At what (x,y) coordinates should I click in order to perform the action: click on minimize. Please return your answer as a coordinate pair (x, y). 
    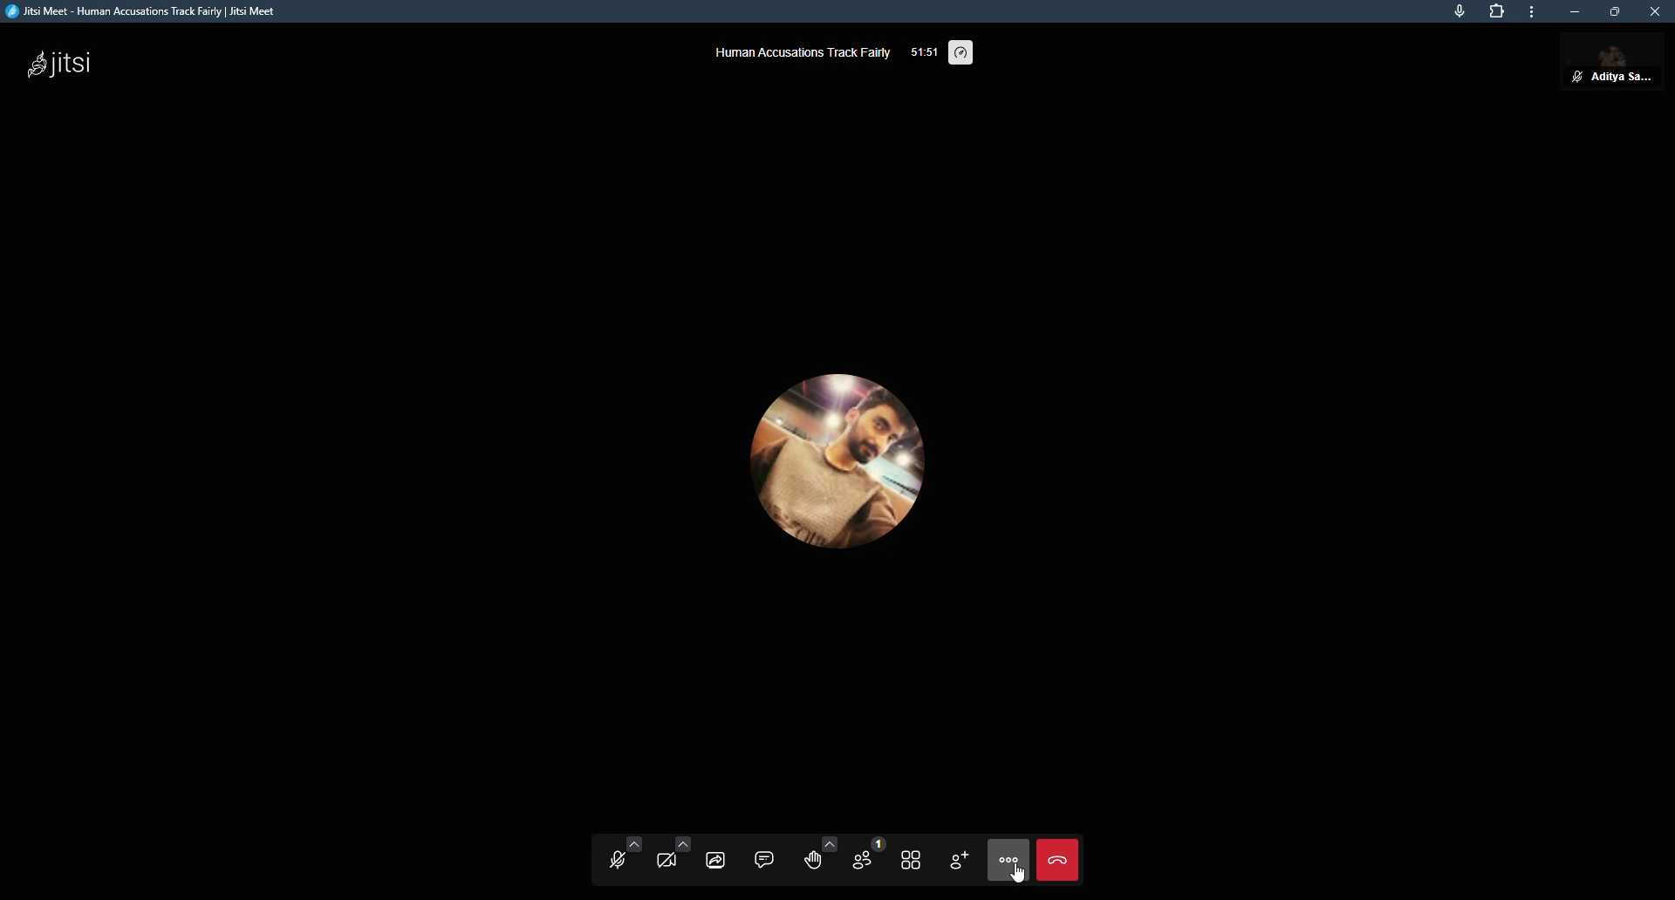
    Looking at the image, I should click on (1573, 11).